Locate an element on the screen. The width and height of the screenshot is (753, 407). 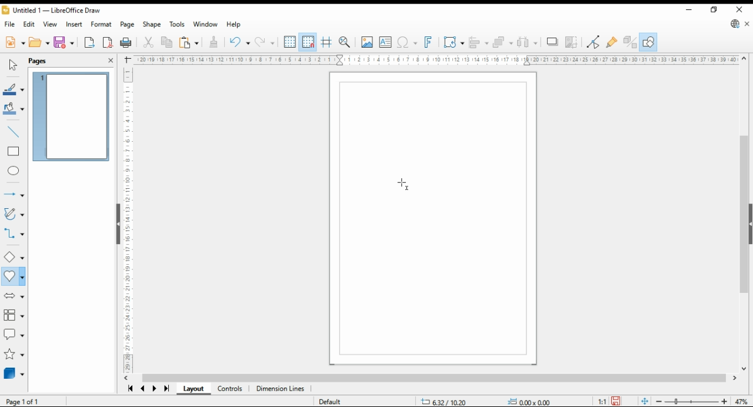
zoom slider is located at coordinates (690, 401).